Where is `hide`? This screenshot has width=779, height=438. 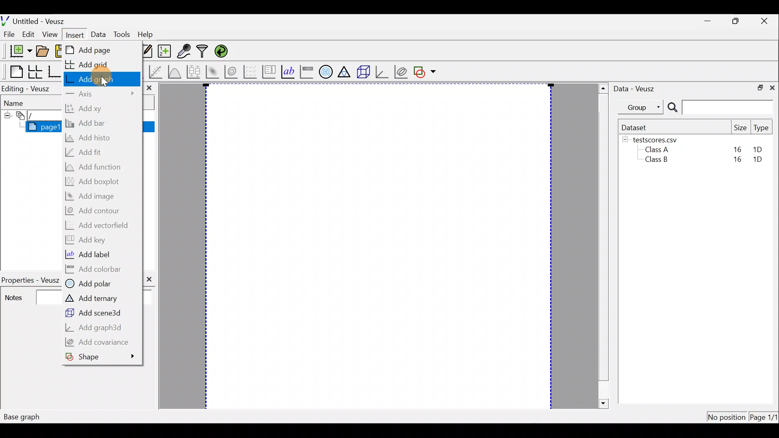 hide is located at coordinates (625, 140).